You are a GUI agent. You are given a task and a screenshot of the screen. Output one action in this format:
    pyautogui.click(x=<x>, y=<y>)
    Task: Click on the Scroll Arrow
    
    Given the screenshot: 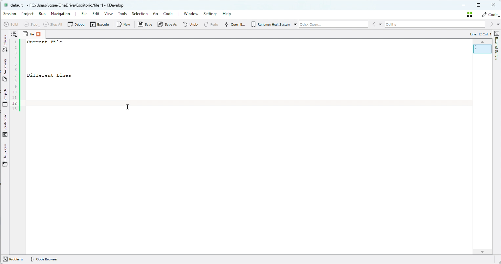 What is the action you would take?
    pyautogui.click(x=481, y=251)
    